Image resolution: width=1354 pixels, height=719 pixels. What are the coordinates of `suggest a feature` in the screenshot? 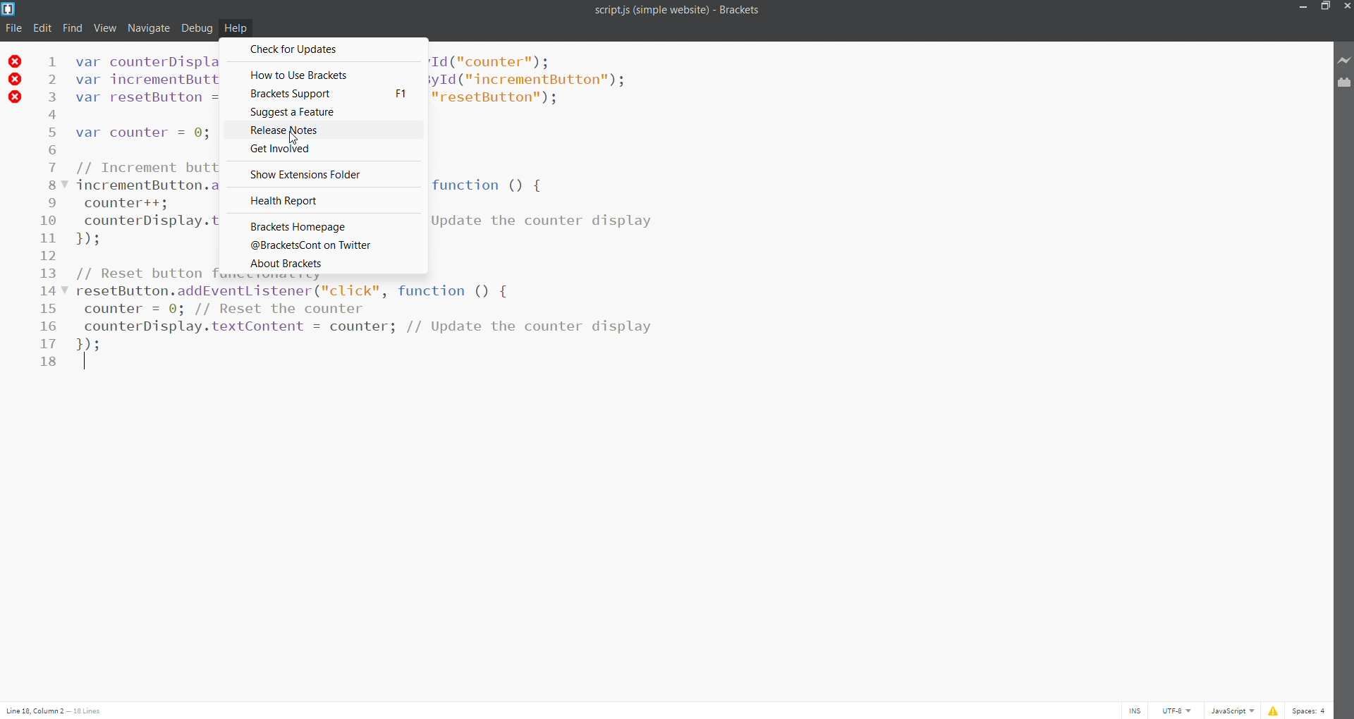 It's located at (324, 113).